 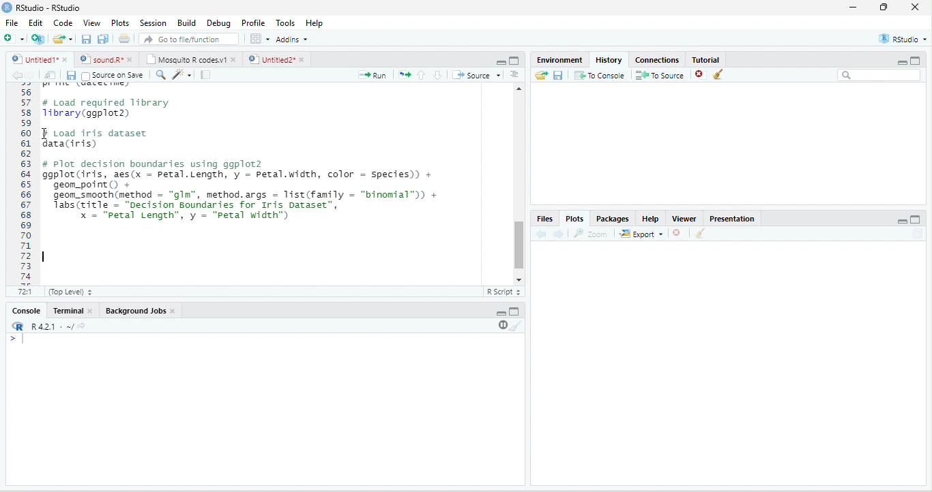 I want to click on clear, so click(x=516, y=326).